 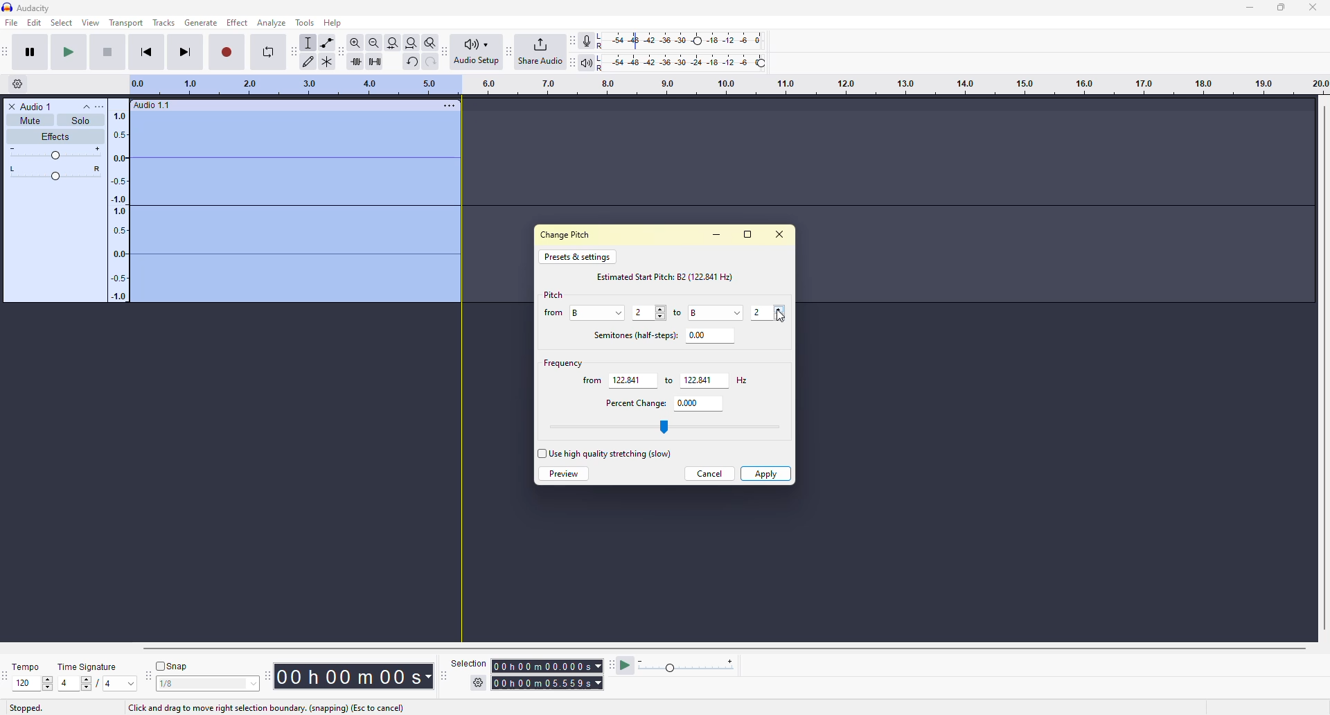 I want to click on draw tools, so click(x=310, y=61).